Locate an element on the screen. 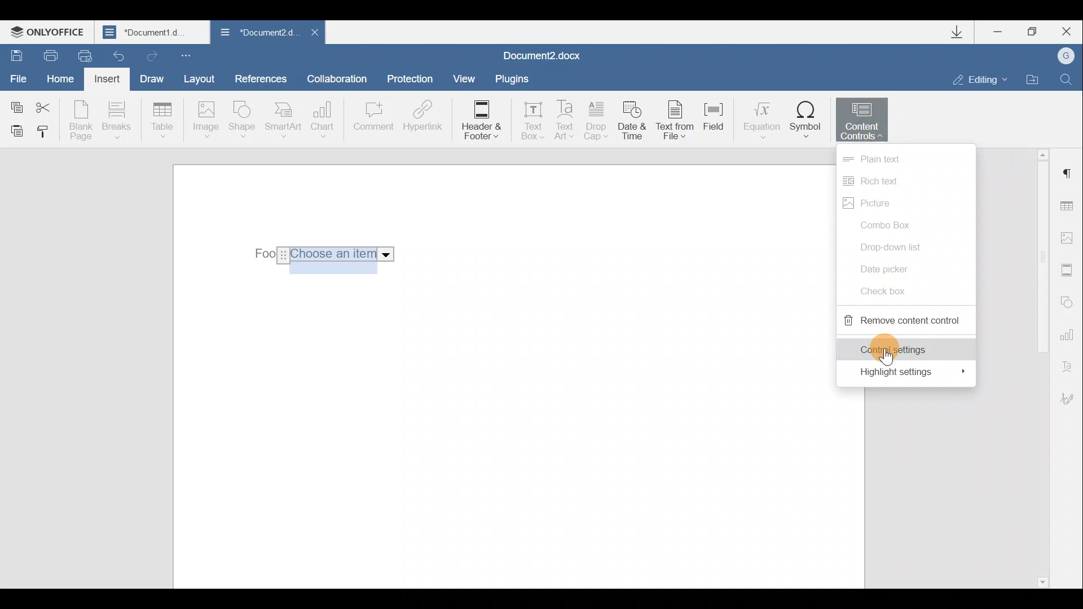  Equation is located at coordinates (760, 118).